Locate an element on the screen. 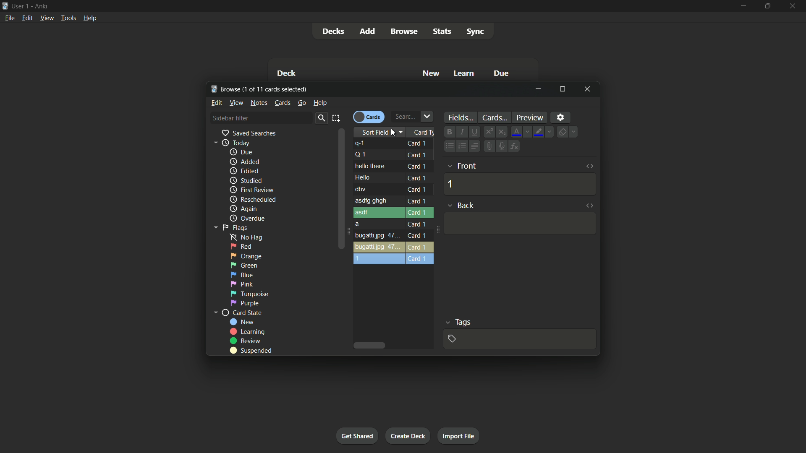 The image size is (806, 453). saved searches is located at coordinates (249, 133).